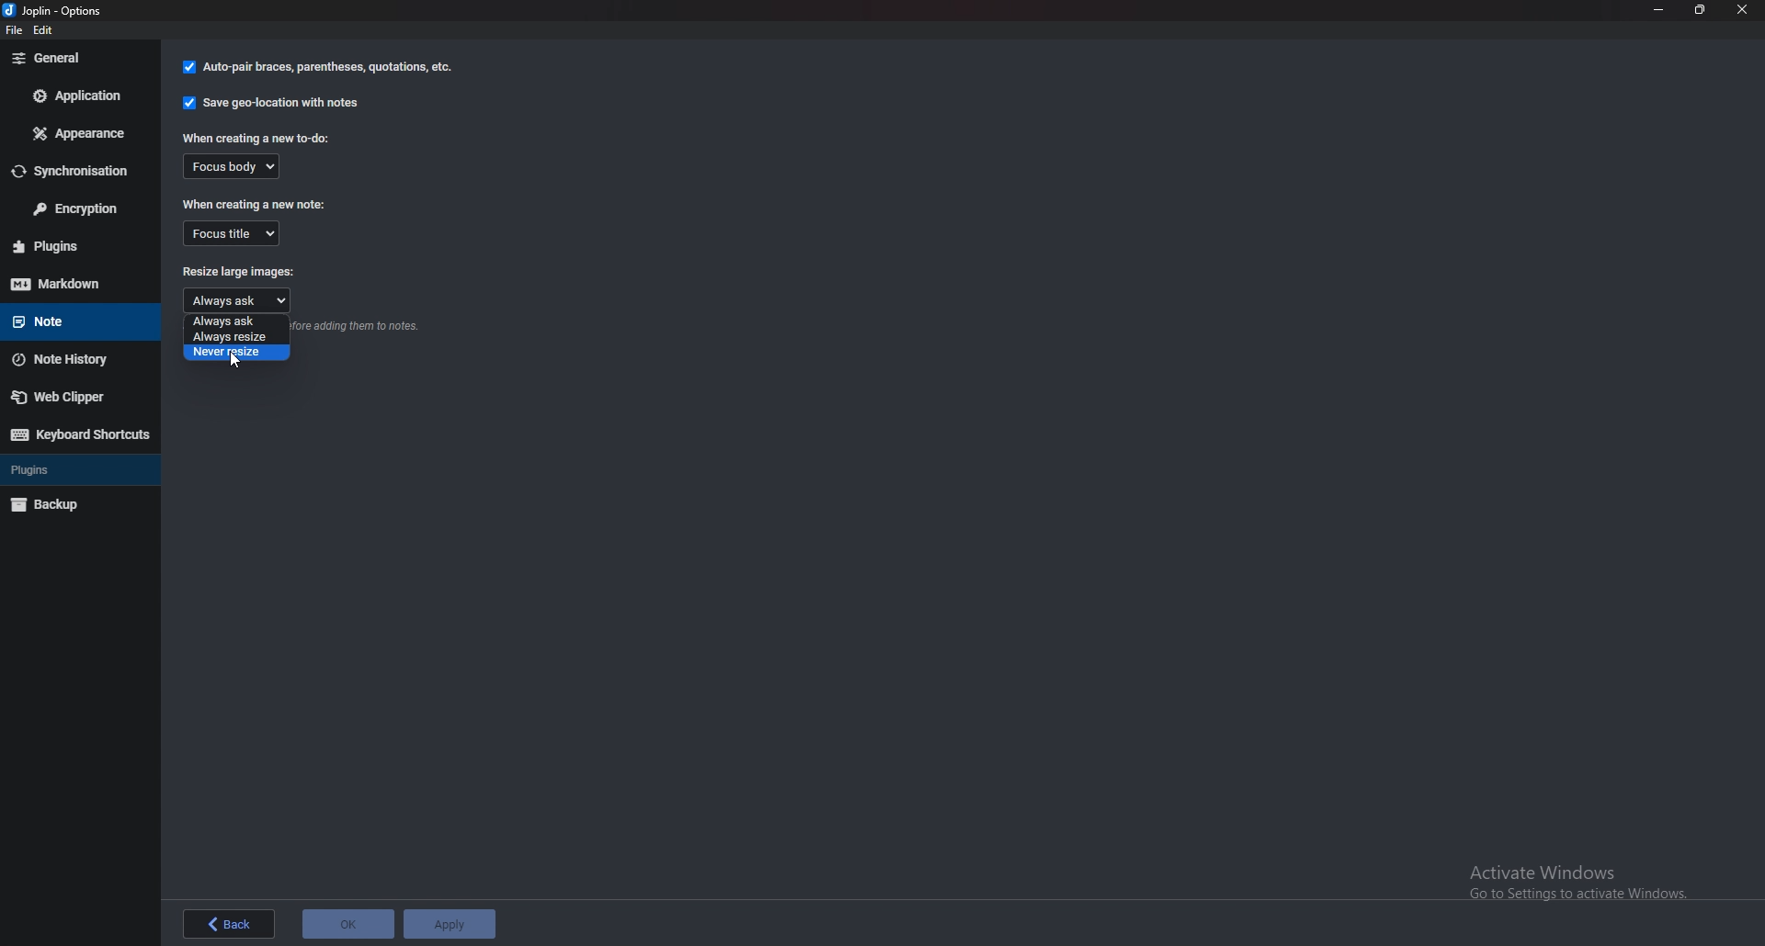 The image size is (1765, 946). What do you see at coordinates (1660, 9) in the screenshot?
I see `Minimize` at bounding box center [1660, 9].